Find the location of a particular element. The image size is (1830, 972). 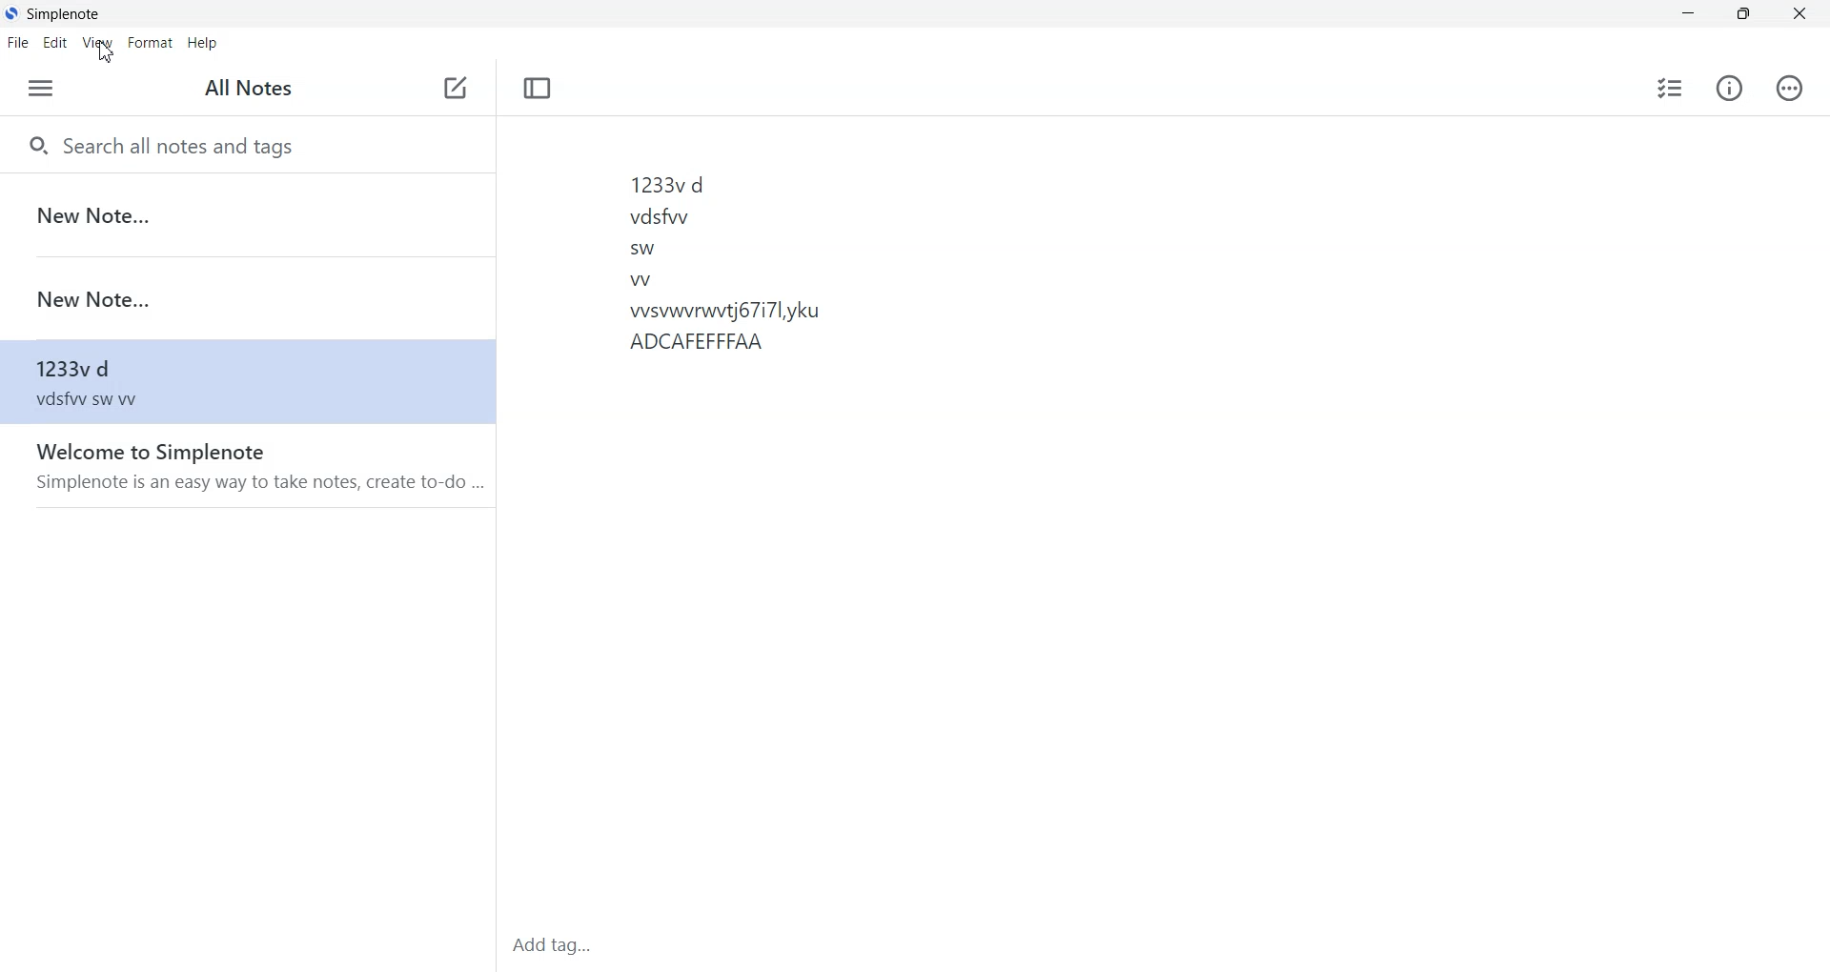

Format is located at coordinates (150, 43).